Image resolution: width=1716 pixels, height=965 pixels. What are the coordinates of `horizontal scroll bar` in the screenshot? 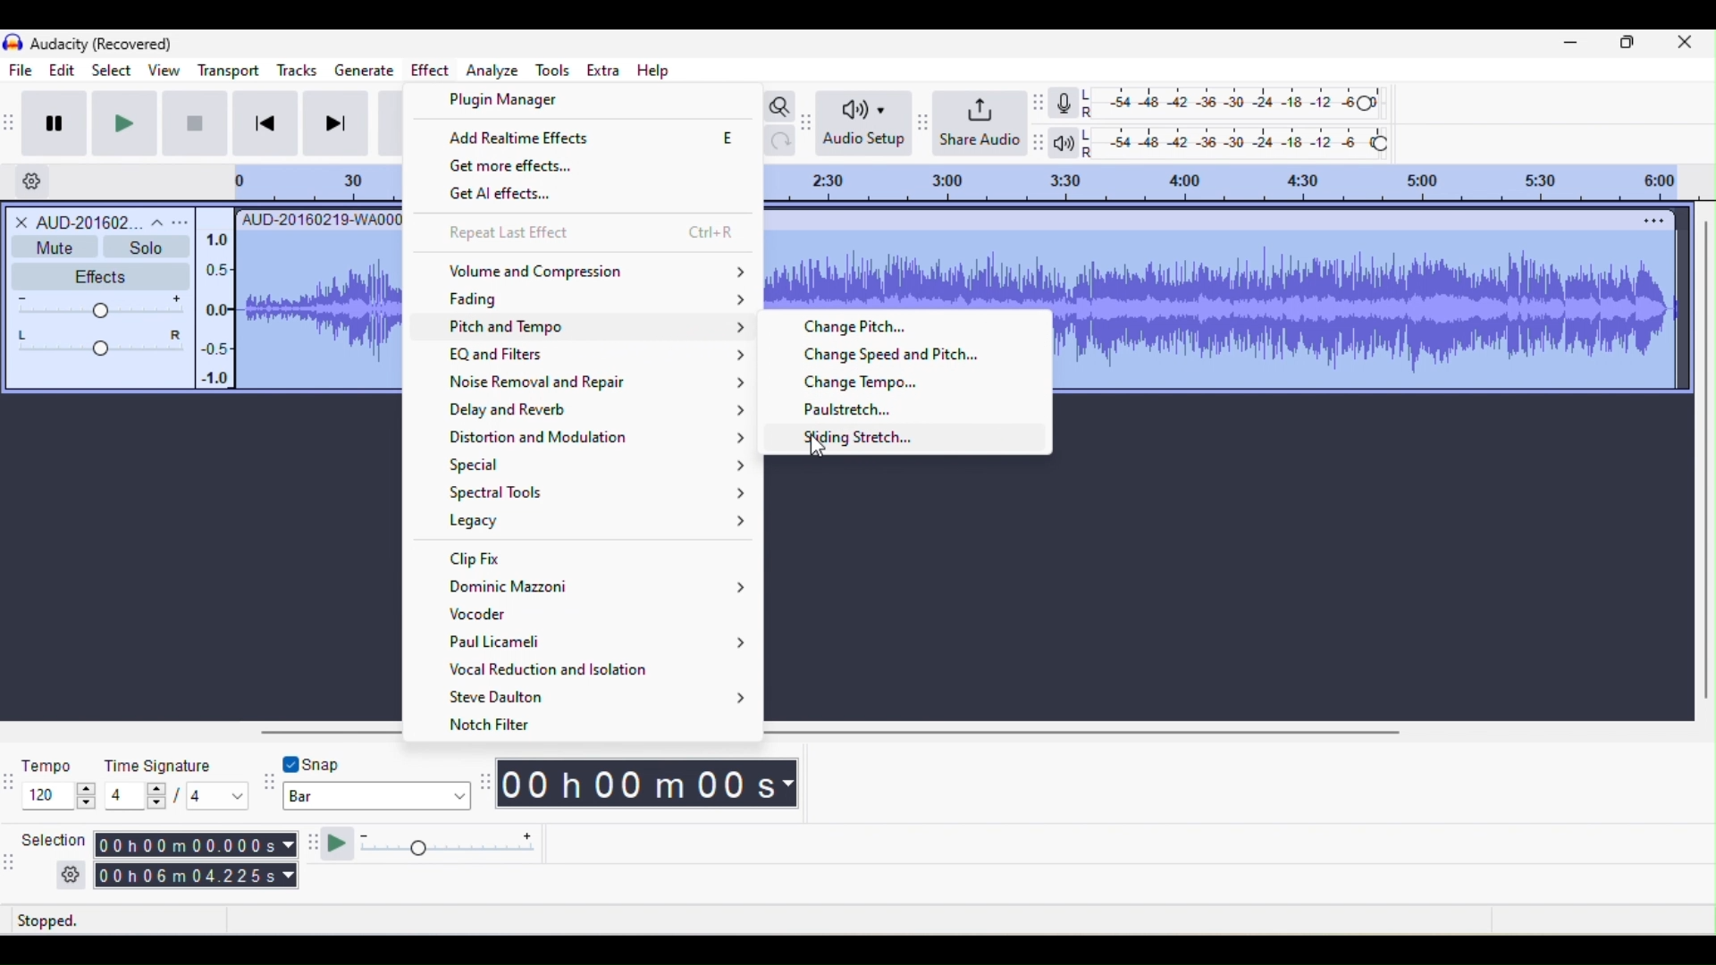 It's located at (326, 731).